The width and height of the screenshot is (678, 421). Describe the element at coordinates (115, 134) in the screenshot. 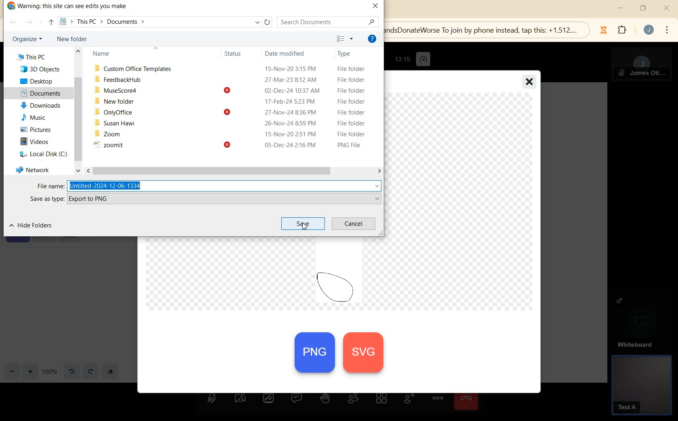

I see `. Zoom 15-Nov-20 2:51 PM File folder` at that location.